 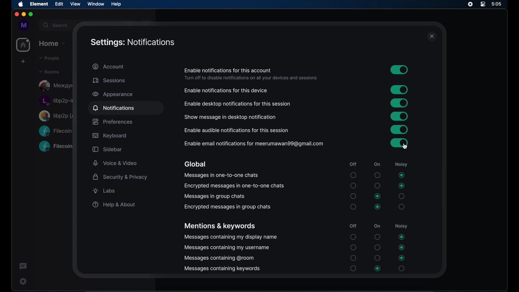 I want to click on control center, so click(x=483, y=4).